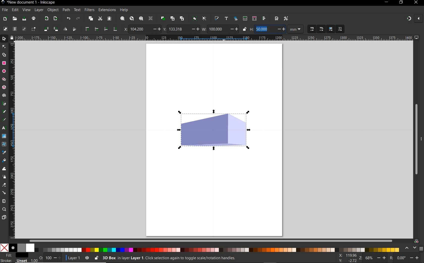 The width and height of the screenshot is (424, 263). Describe the element at coordinates (12, 38) in the screenshot. I see `lock` at that location.